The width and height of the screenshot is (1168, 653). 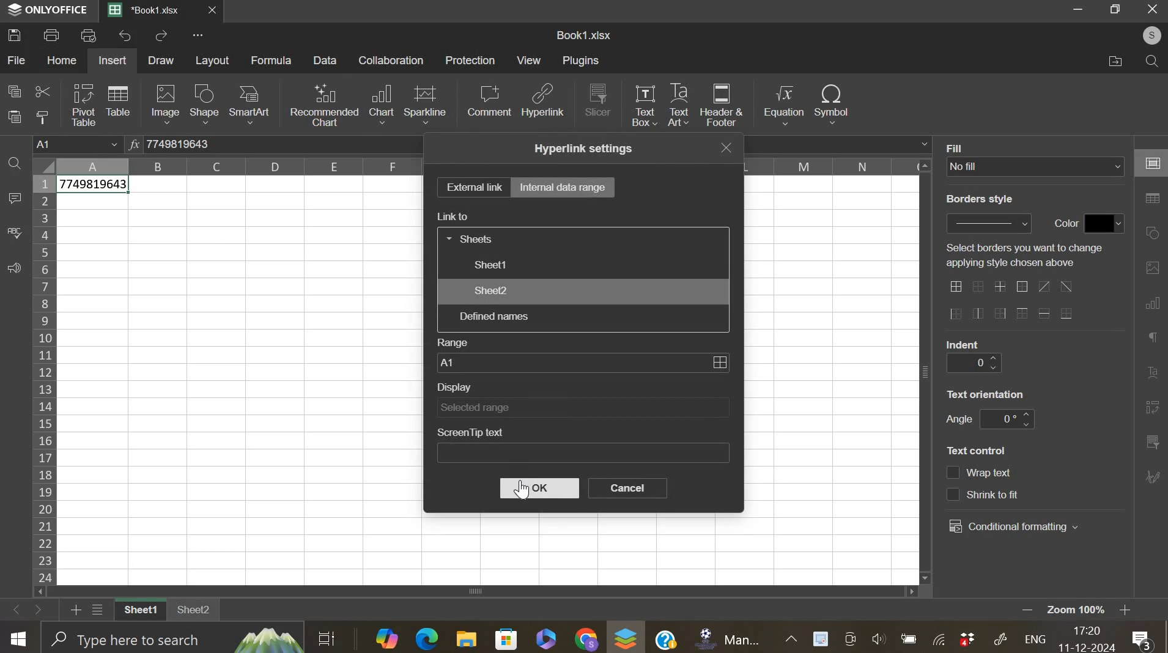 I want to click on comment, so click(x=14, y=199).